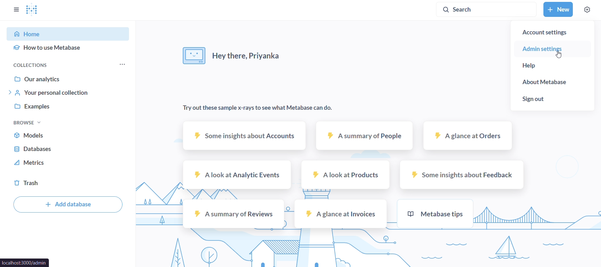  What do you see at coordinates (552, 83) in the screenshot?
I see `about metabase` at bounding box center [552, 83].